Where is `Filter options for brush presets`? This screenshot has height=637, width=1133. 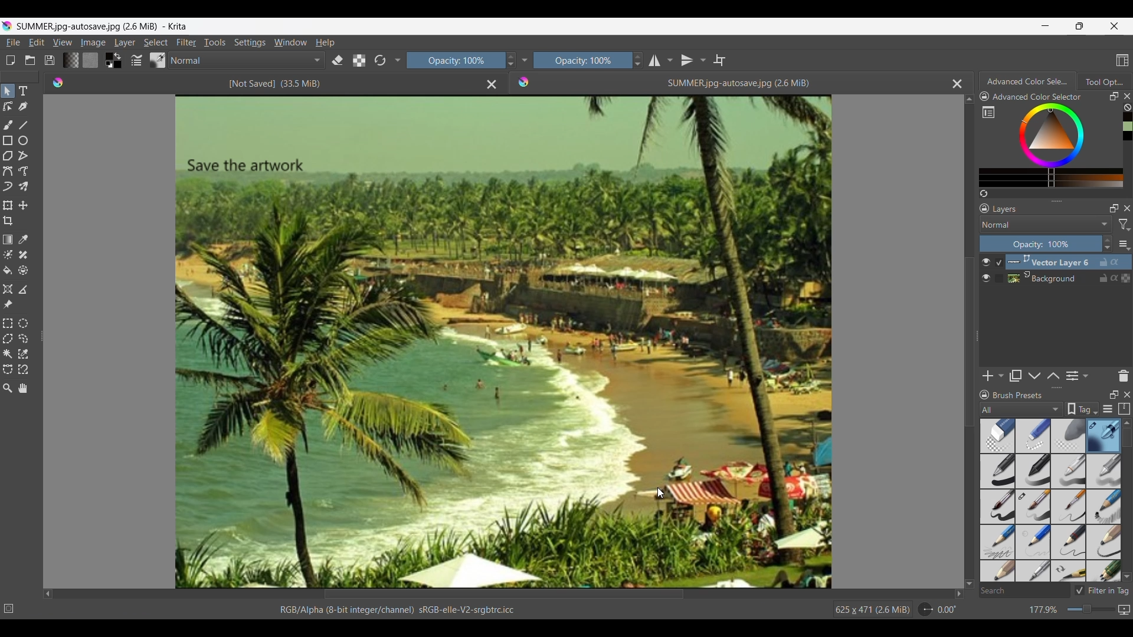
Filter options for brush presets is located at coordinates (1021, 409).